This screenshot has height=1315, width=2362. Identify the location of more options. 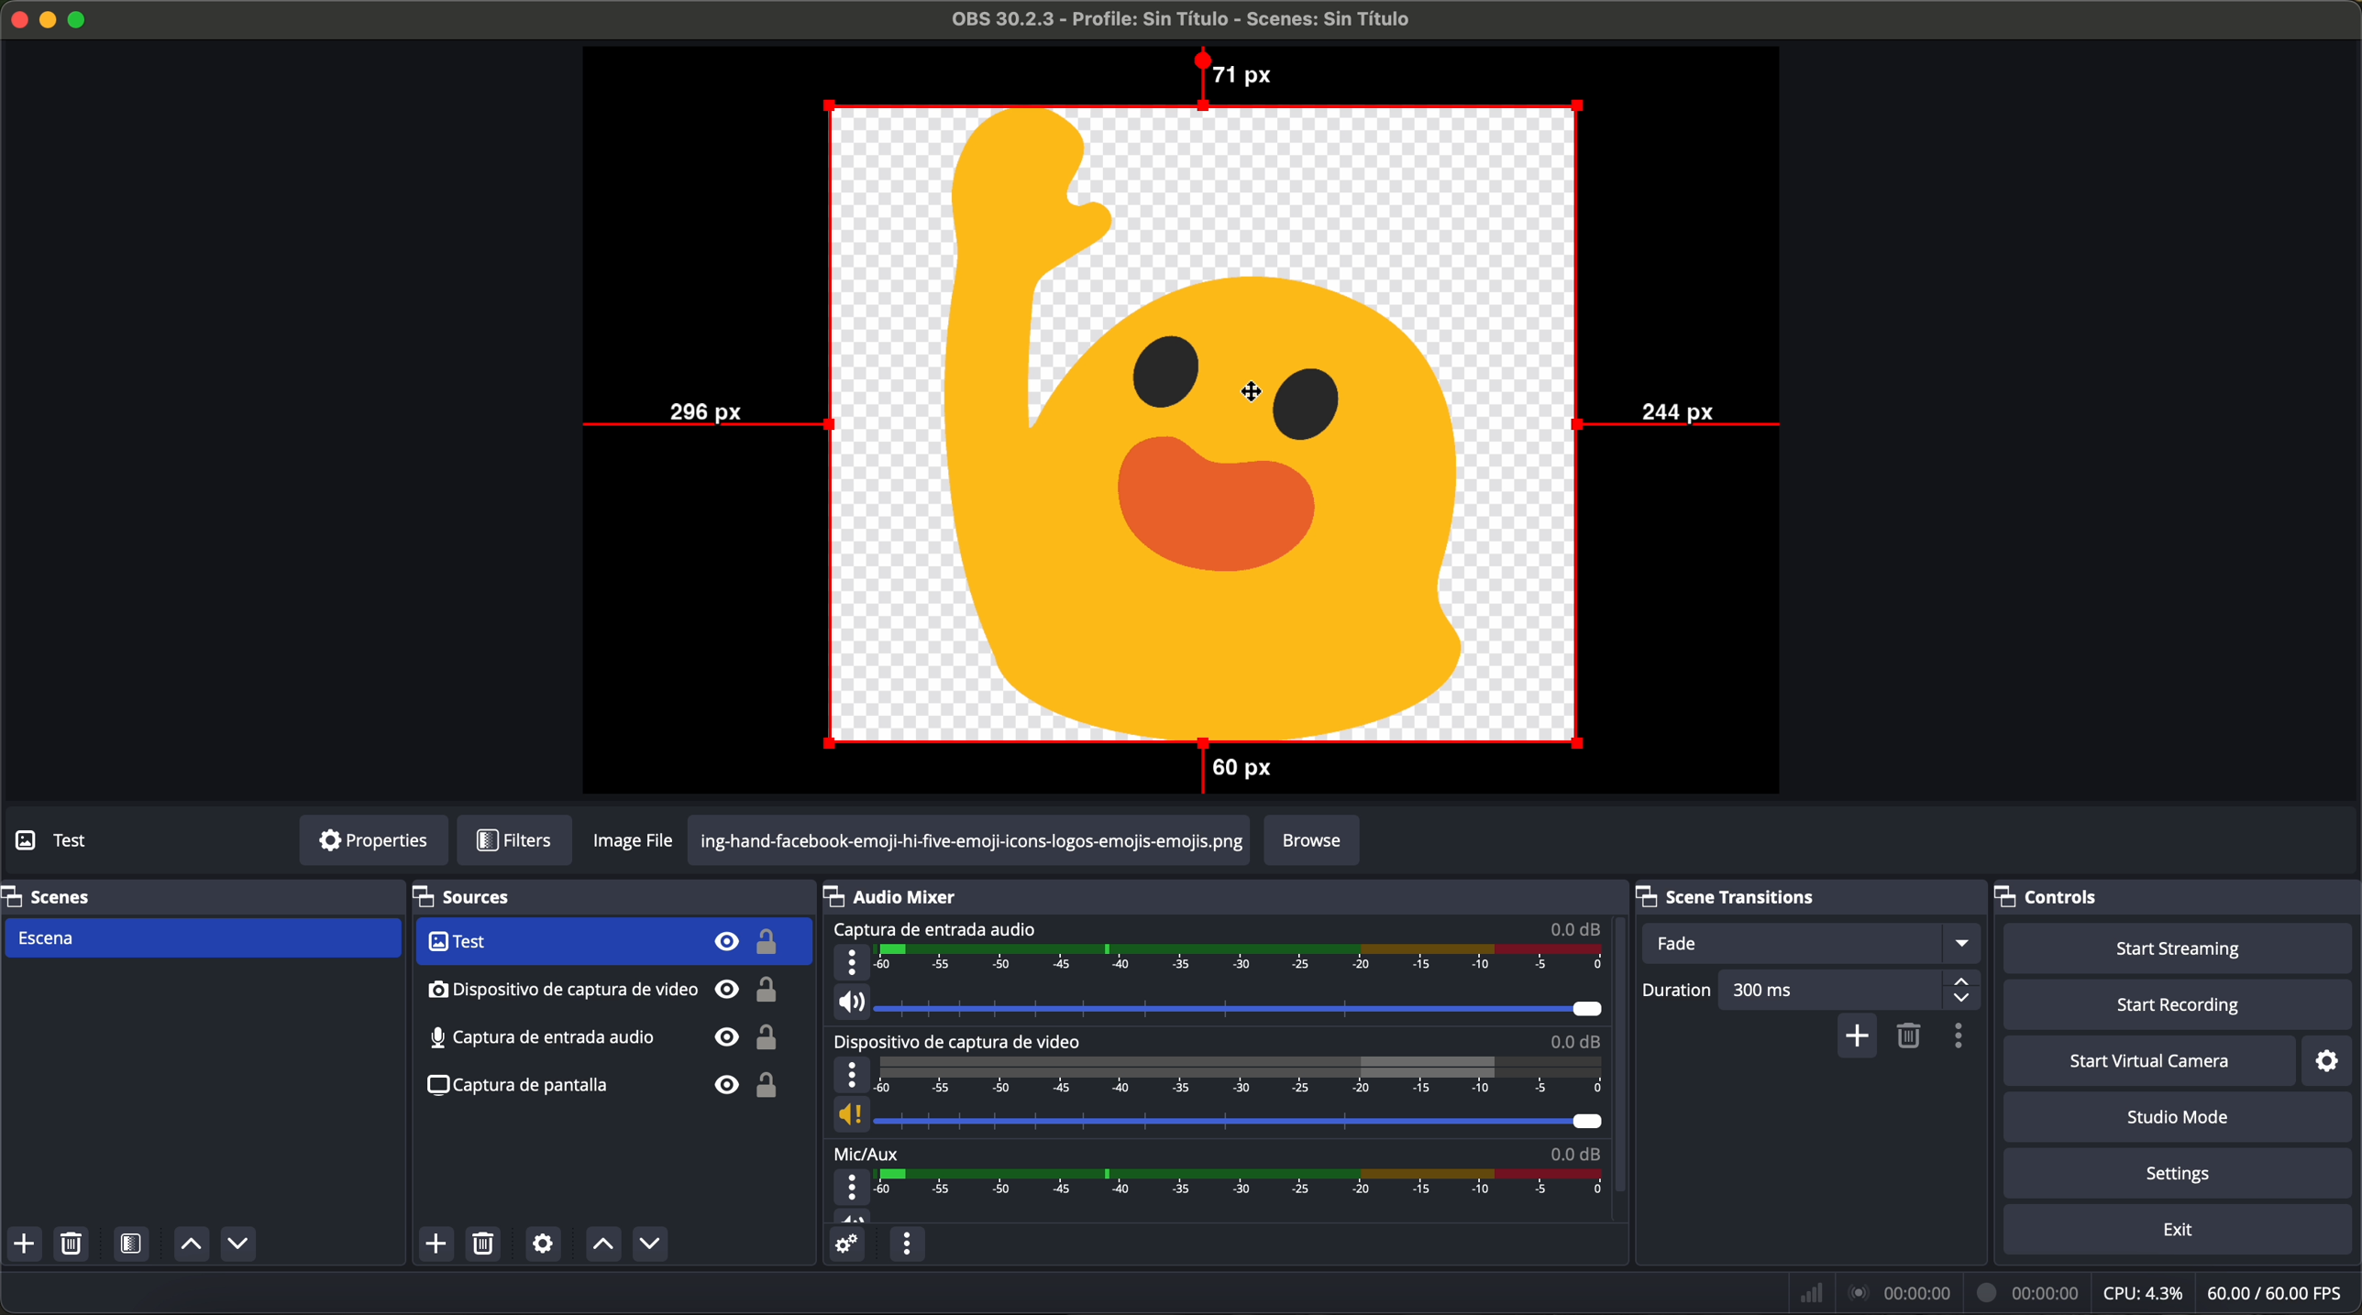
(854, 1188).